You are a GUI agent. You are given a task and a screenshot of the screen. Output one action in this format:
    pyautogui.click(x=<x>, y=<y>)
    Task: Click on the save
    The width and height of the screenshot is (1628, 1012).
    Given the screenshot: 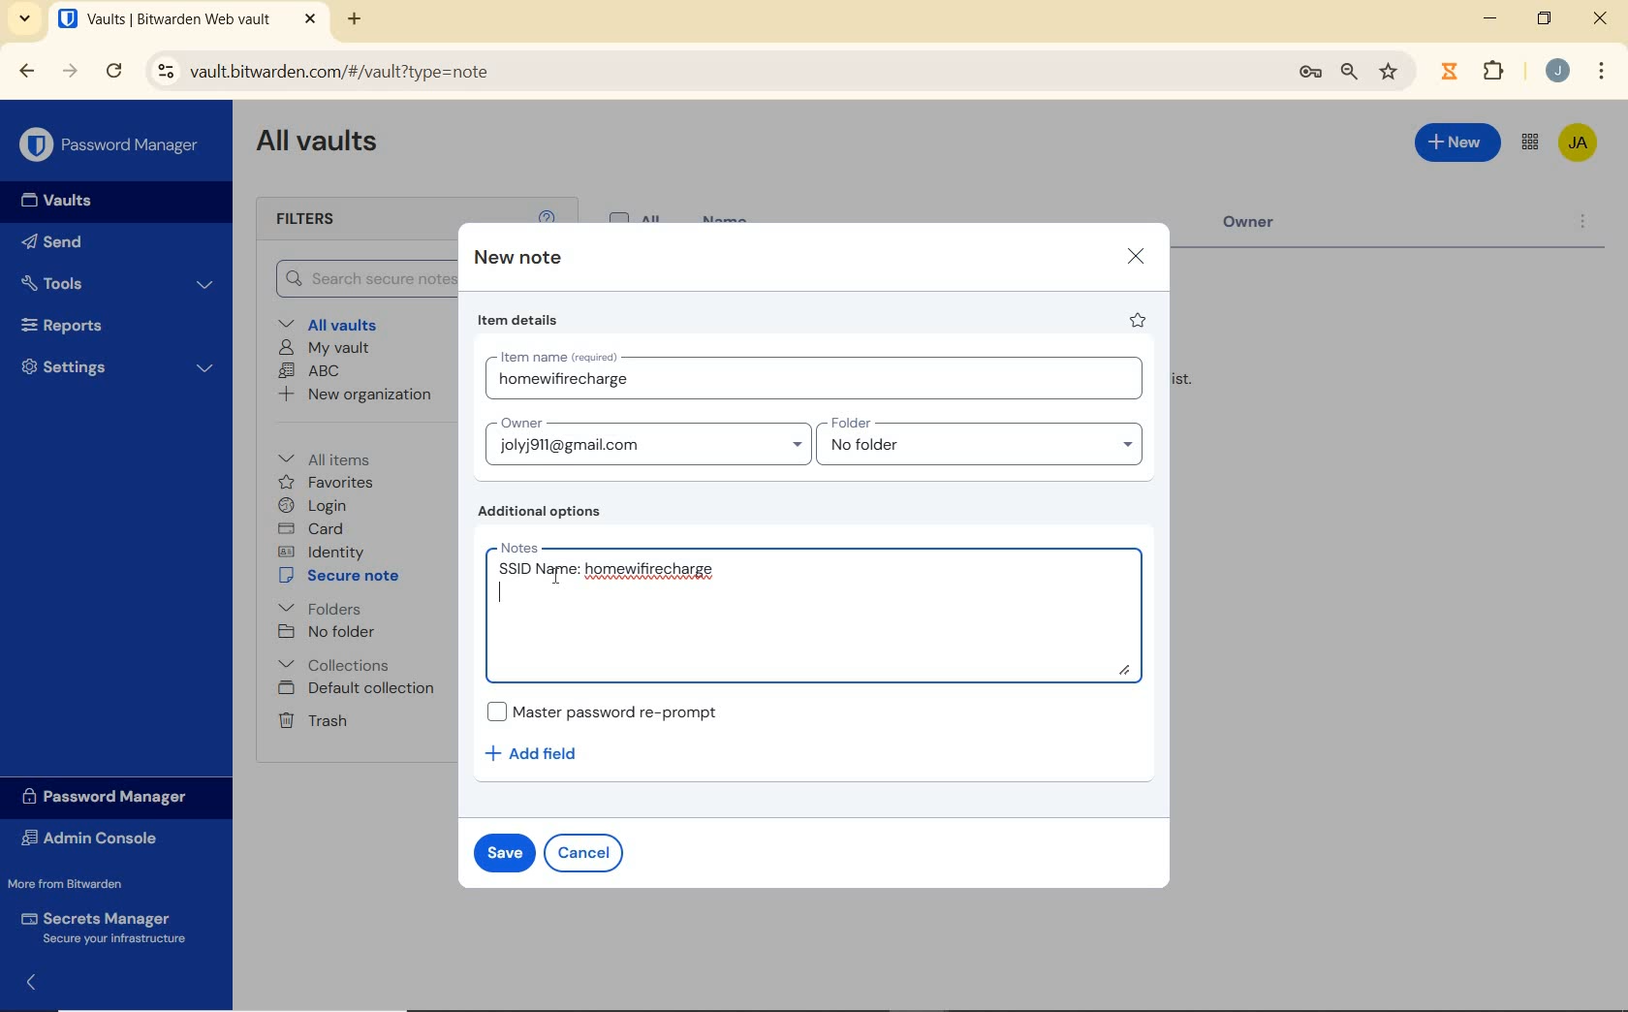 What is the action you would take?
    pyautogui.click(x=503, y=851)
    